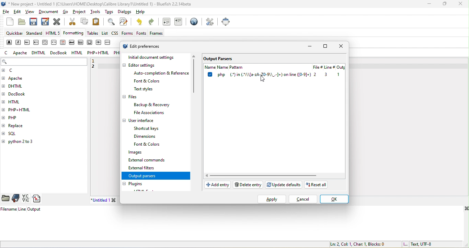 Image resolution: width=469 pixels, height=248 pixels. I want to click on abbreviation, so click(28, 42).